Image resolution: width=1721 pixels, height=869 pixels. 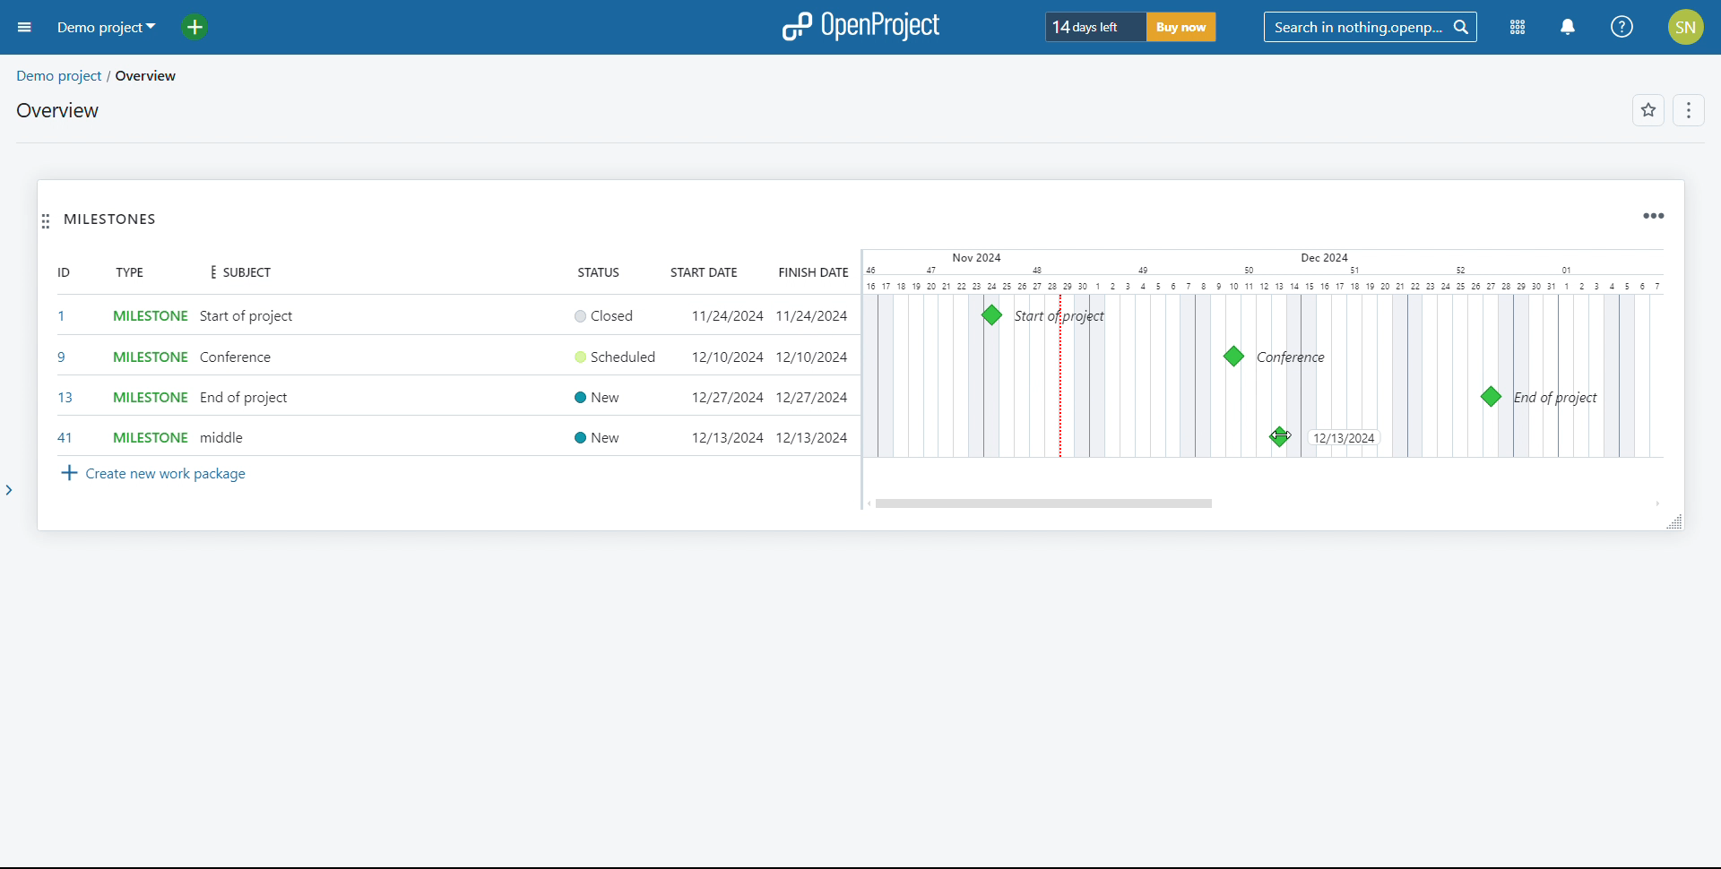 I want to click on demo project selected, so click(x=105, y=28).